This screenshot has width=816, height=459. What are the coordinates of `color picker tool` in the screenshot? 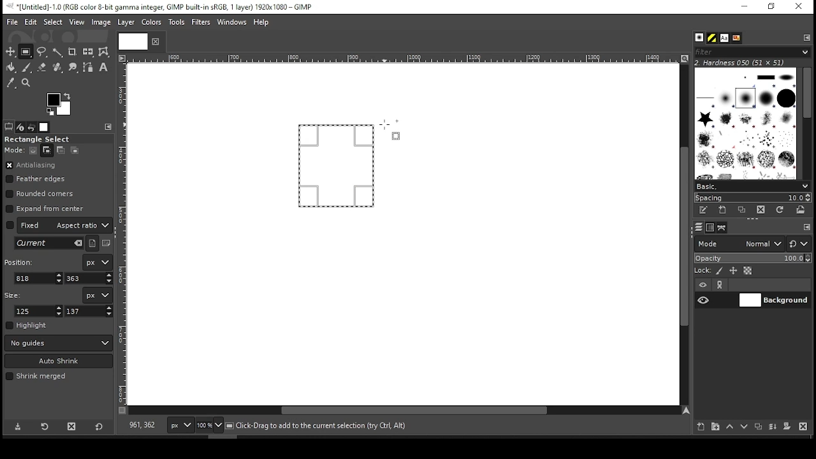 It's located at (10, 84).